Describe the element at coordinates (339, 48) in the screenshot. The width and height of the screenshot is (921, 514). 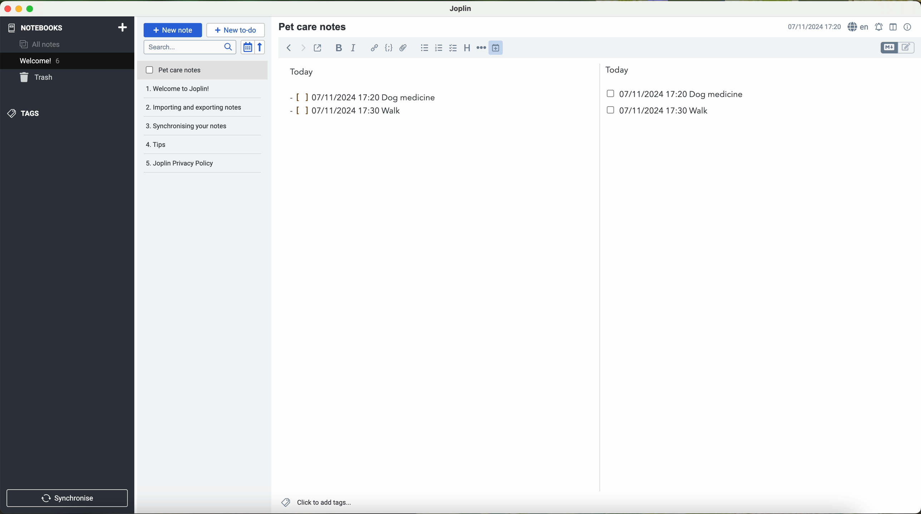
I see `bold` at that location.